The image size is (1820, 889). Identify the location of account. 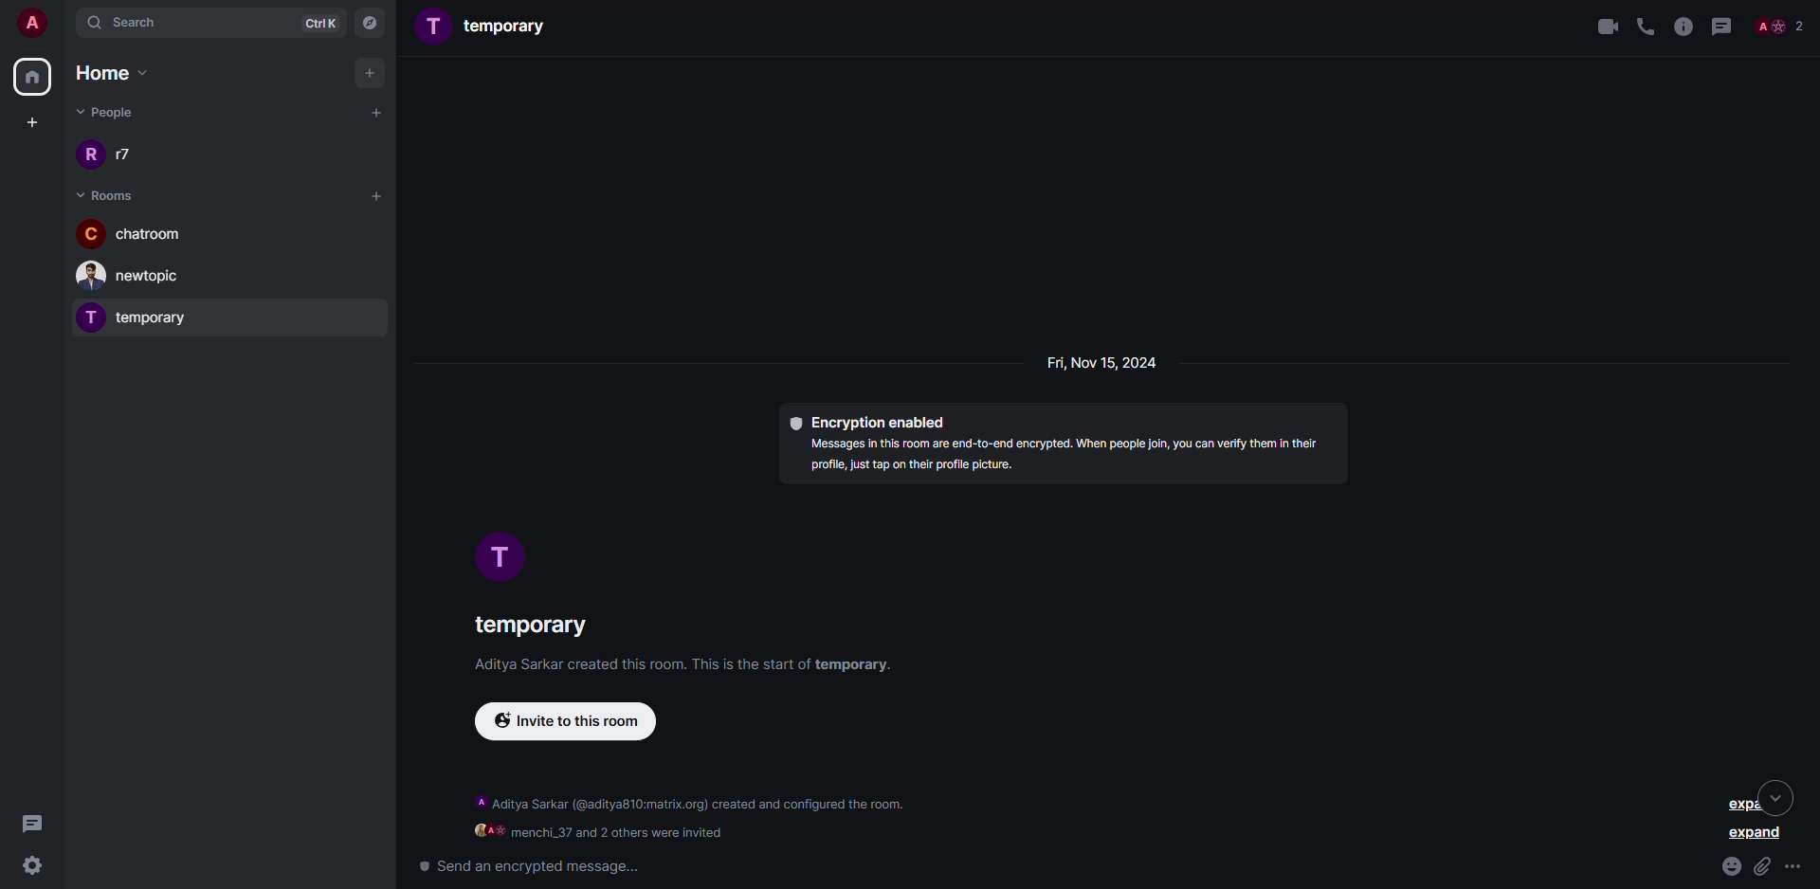
(30, 22).